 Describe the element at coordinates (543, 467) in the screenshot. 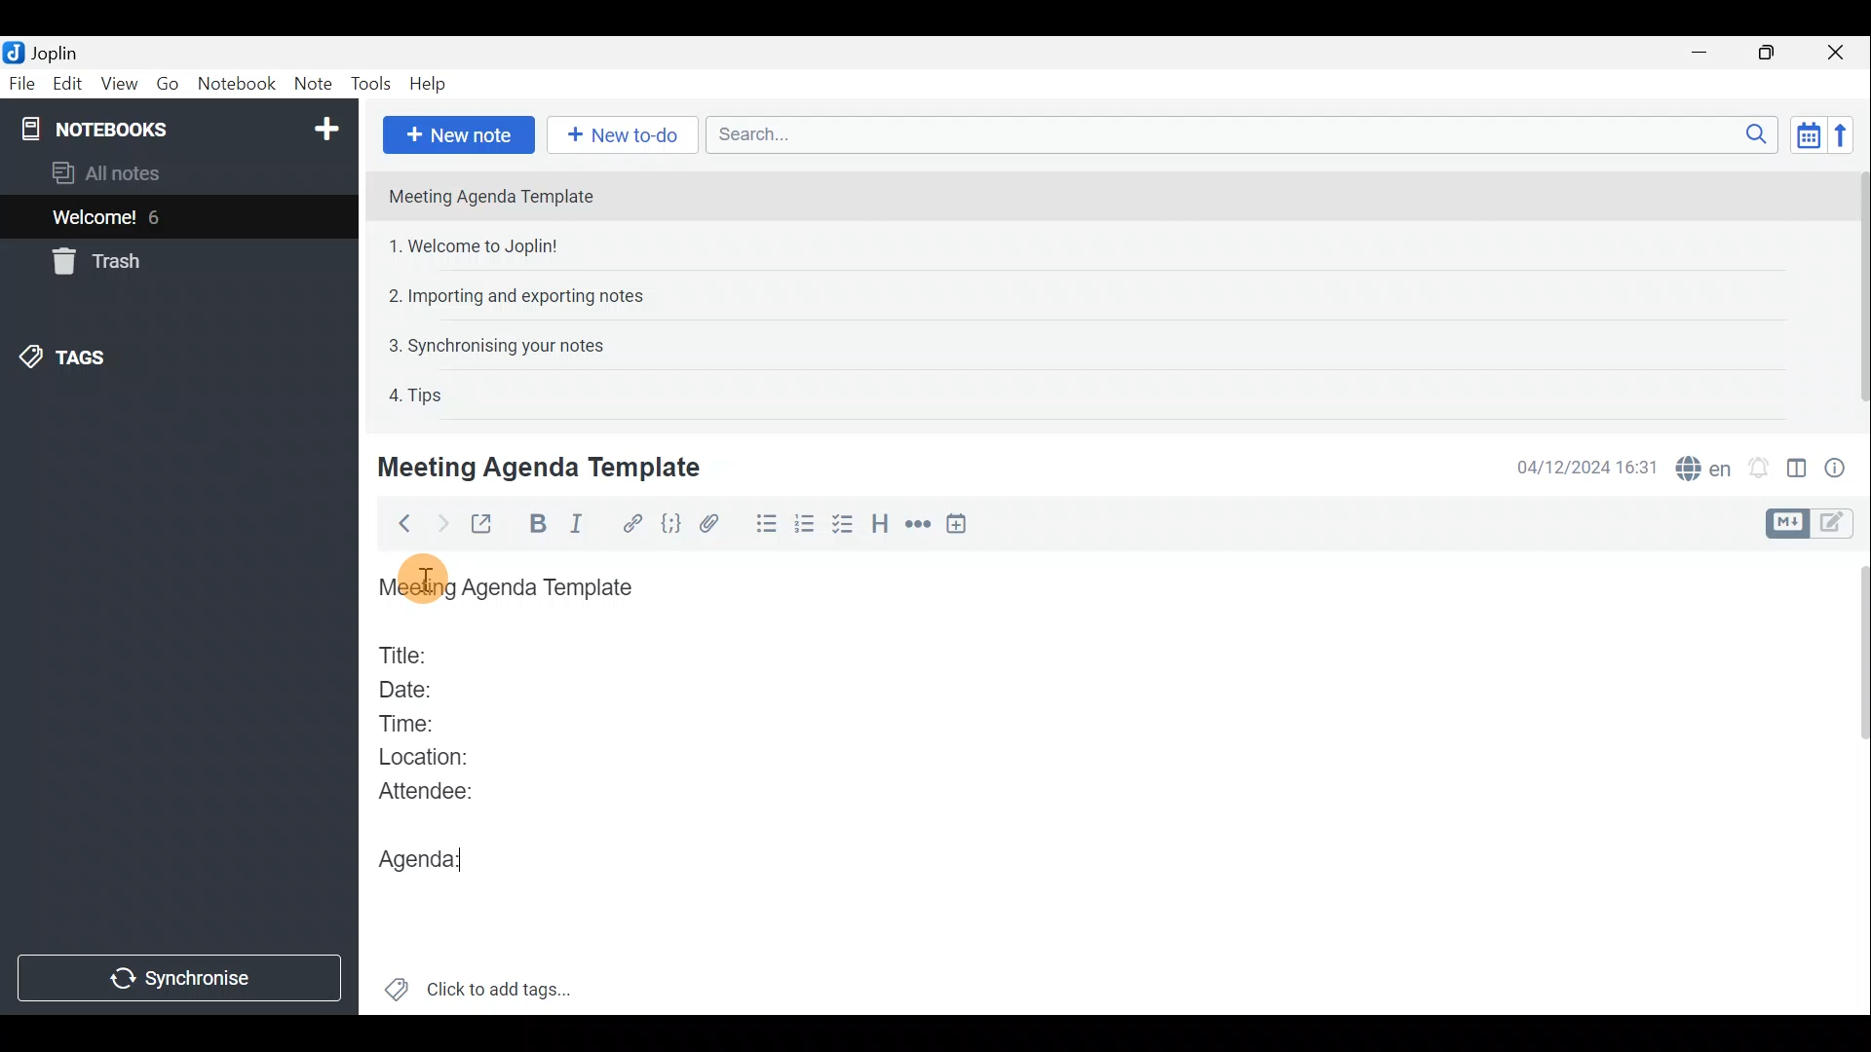

I see `Meeting Agenda Template` at that location.